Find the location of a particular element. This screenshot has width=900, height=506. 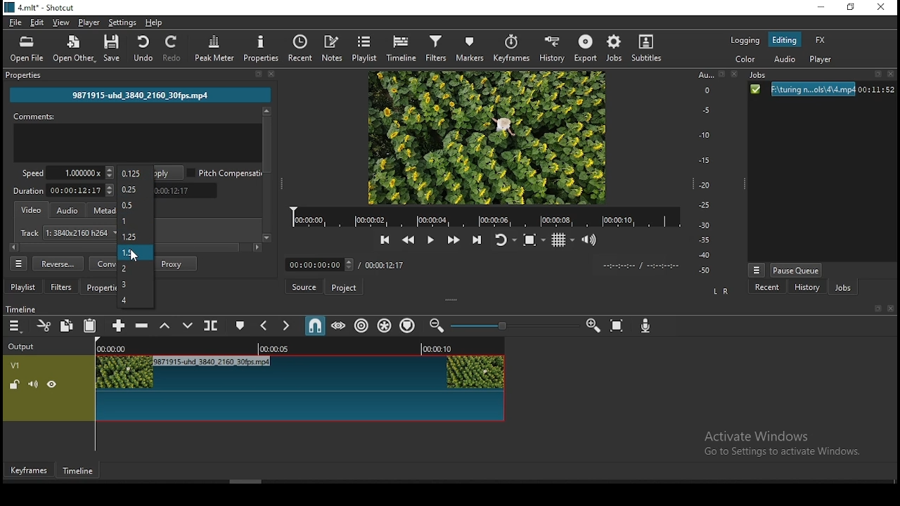

play quickly backwards is located at coordinates (408, 240).